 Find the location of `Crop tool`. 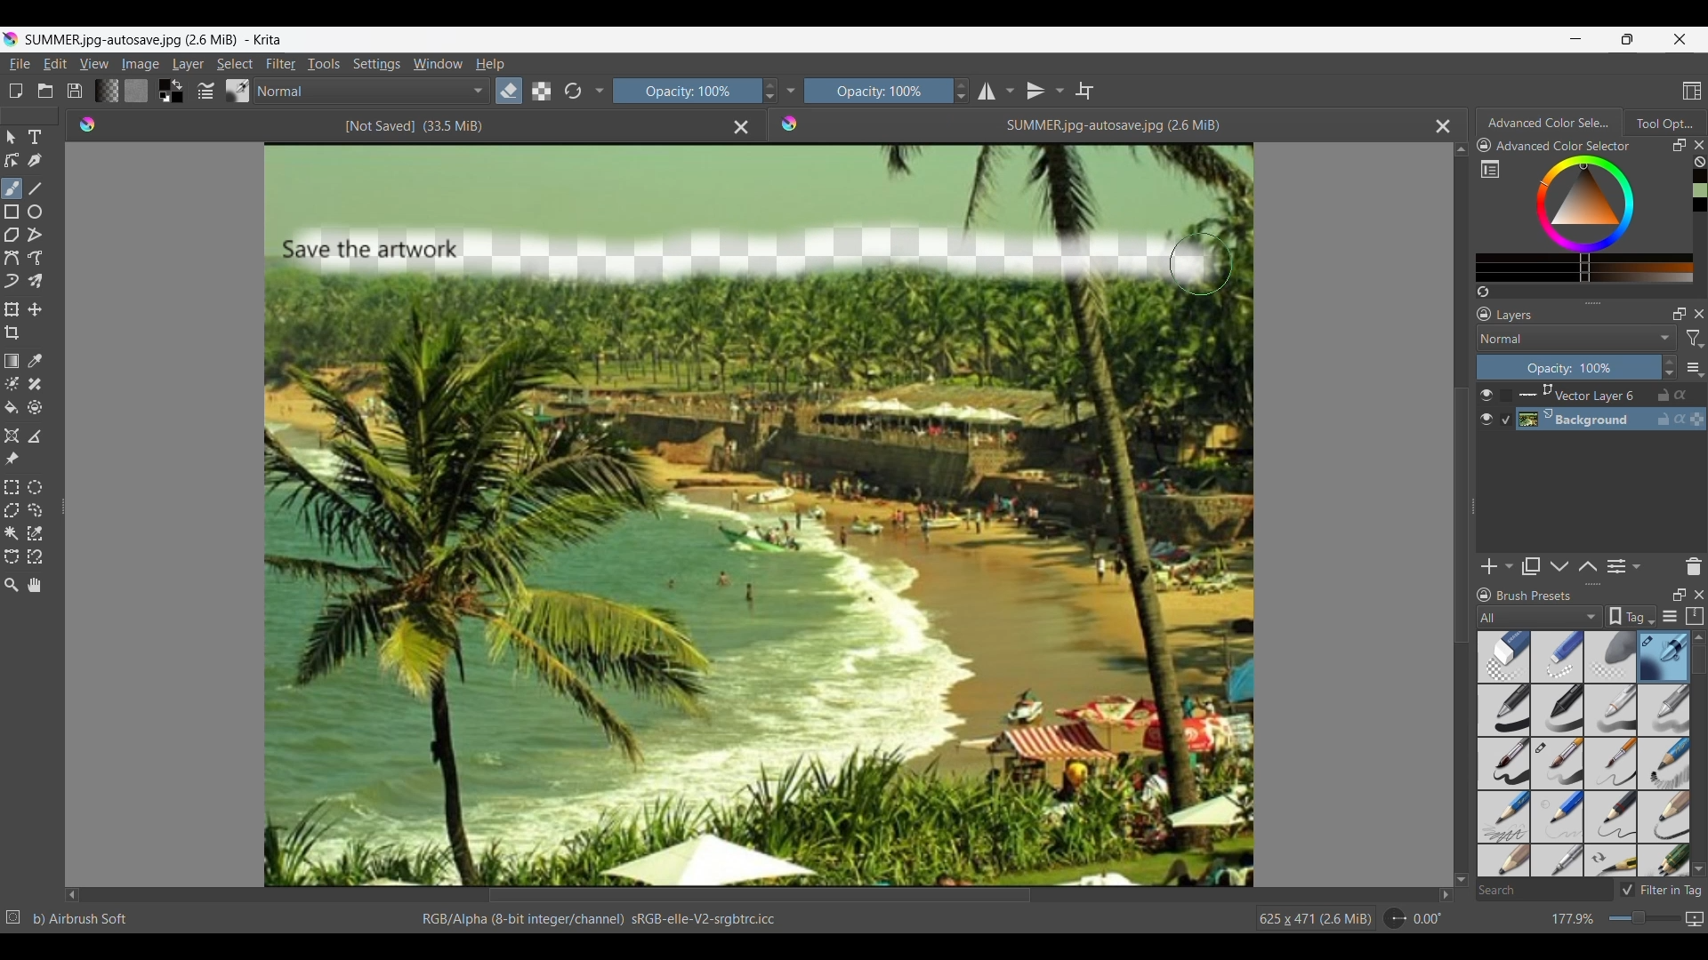

Crop tool is located at coordinates (12, 333).